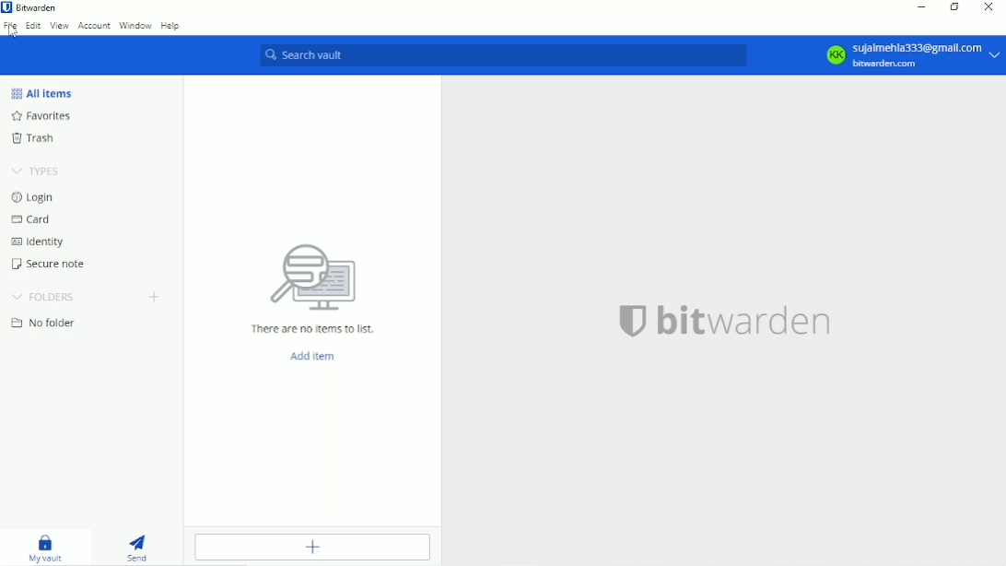  What do you see at coordinates (34, 220) in the screenshot?
I see `Card` at bounding box center [34, 220].